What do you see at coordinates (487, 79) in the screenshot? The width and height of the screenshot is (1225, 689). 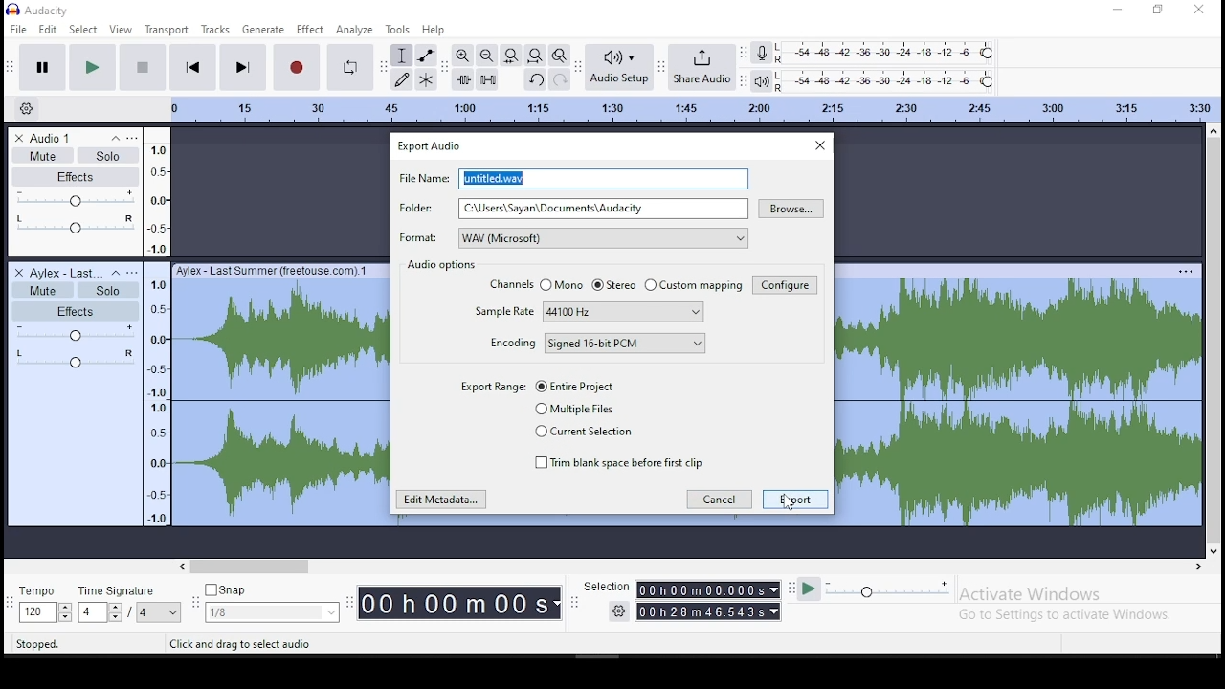 I see `silence selected audio` at bounding box center [487, 79].